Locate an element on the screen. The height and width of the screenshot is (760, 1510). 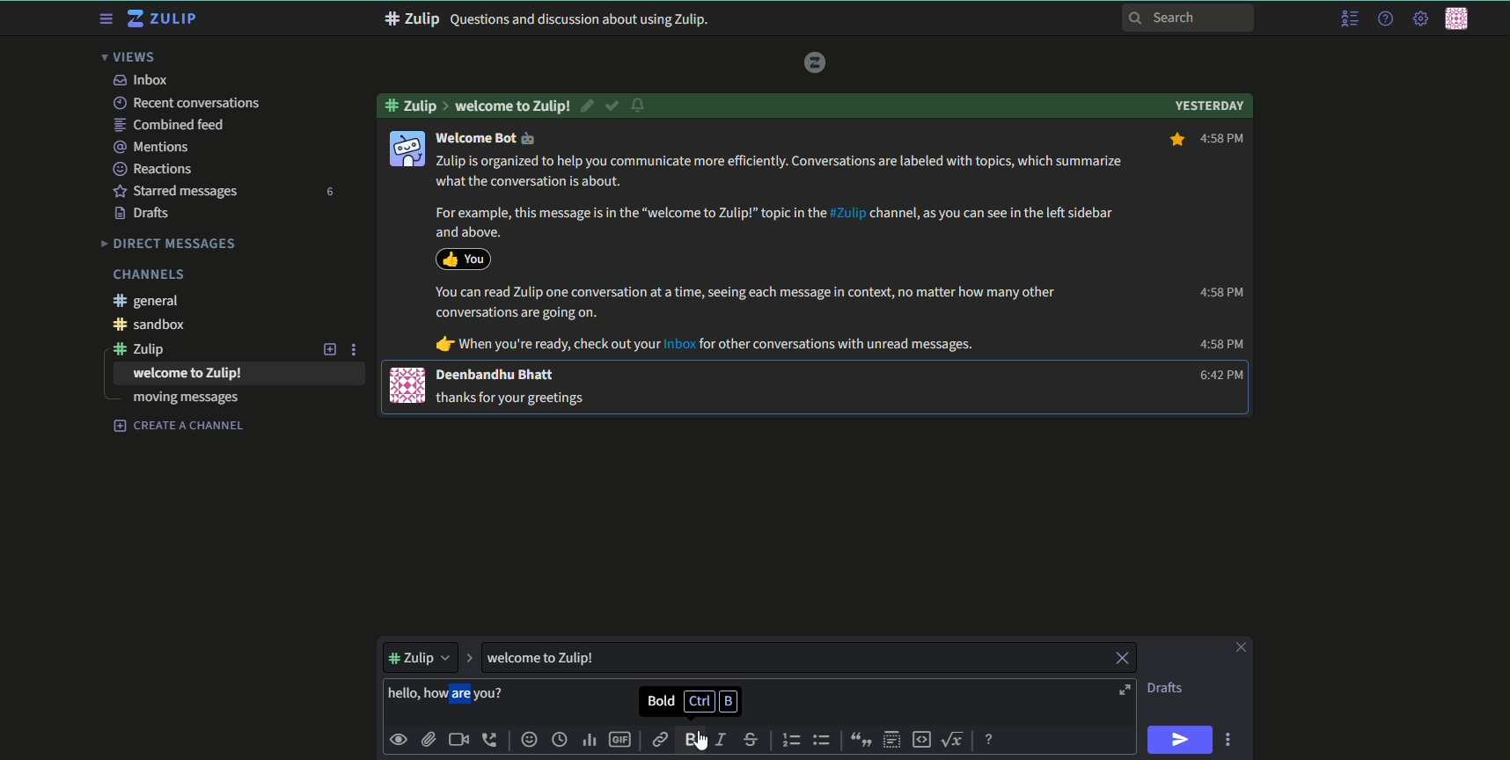
j@ thanks for your greetings is located at coordinates (515, 397).